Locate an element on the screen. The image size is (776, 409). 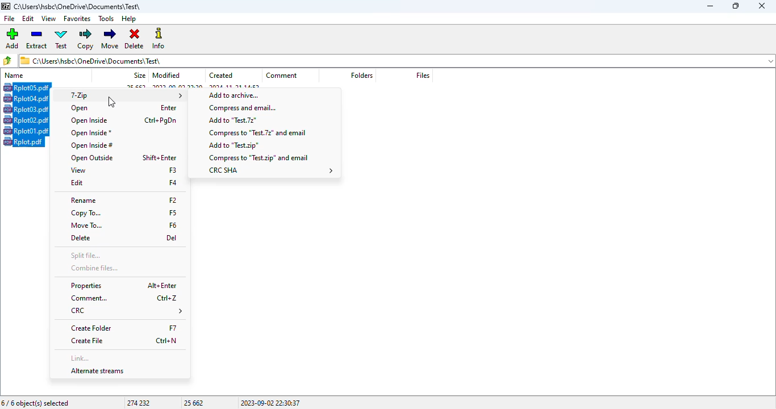
open inside is located at coordinates (124, 120).